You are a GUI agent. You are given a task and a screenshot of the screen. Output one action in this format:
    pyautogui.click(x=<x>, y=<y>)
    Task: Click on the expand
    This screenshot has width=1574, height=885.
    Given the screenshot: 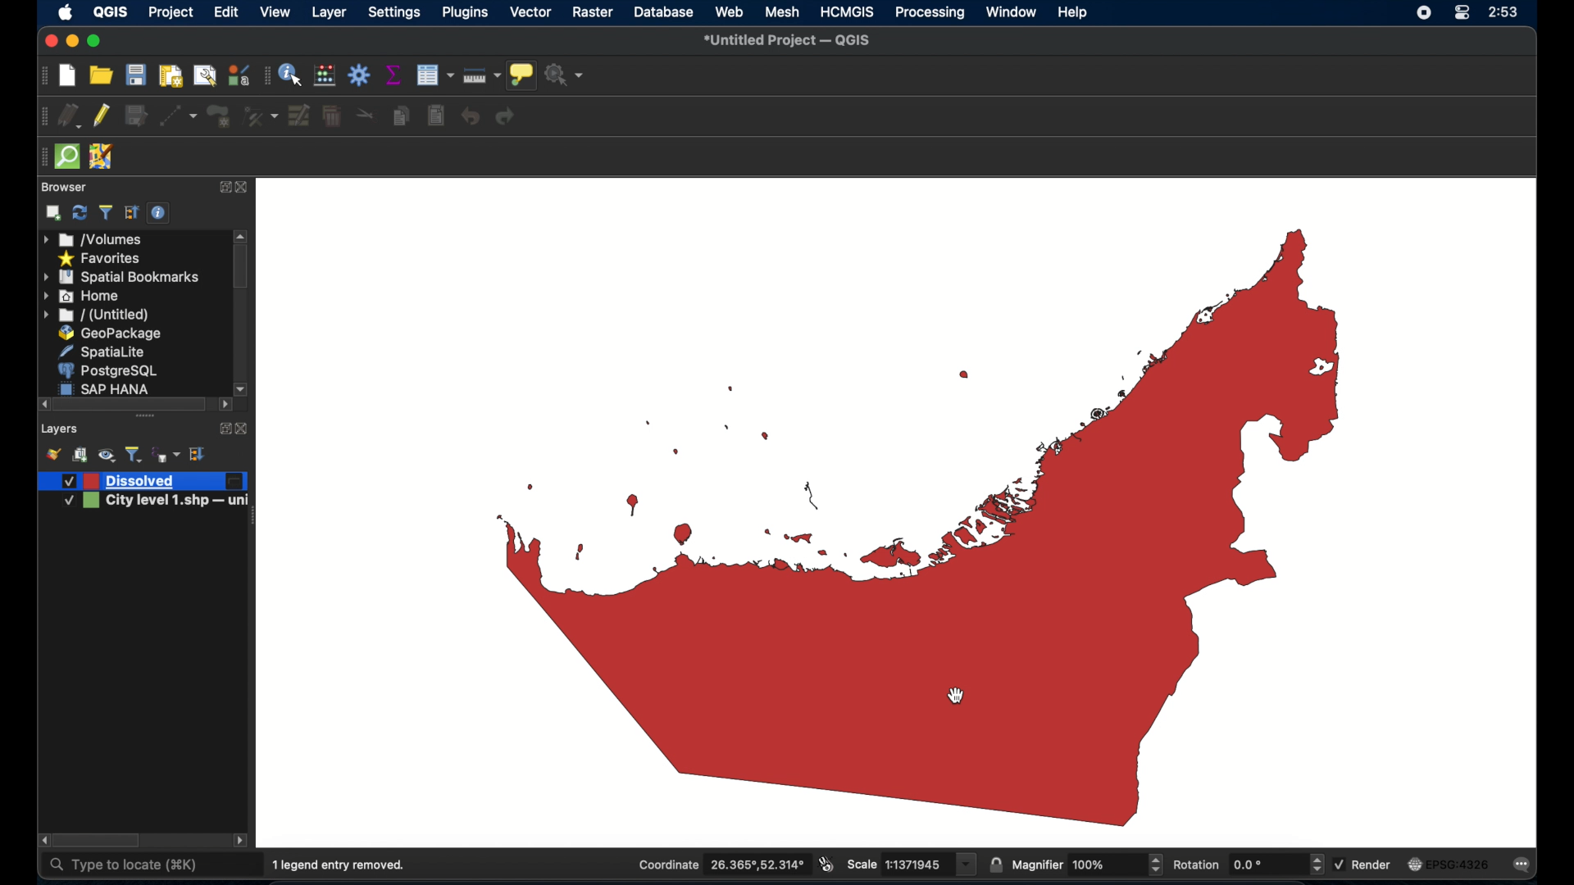 What is the action you would take?
    pyautogui.click(x=223, y=185)
    